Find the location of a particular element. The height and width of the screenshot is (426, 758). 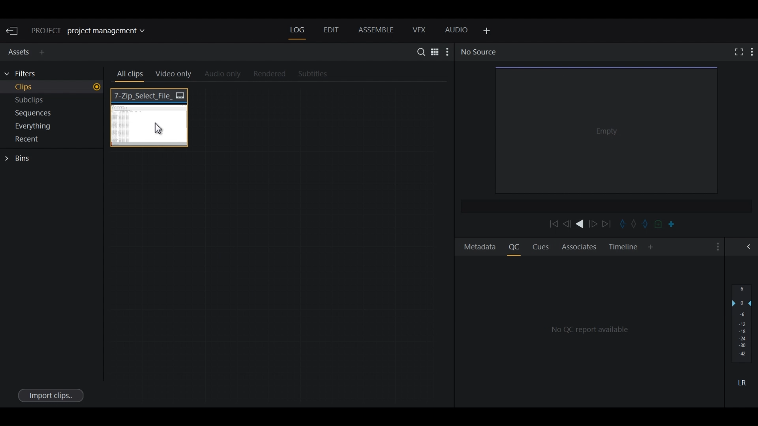

Assemble is located at coordinates (376, 30).